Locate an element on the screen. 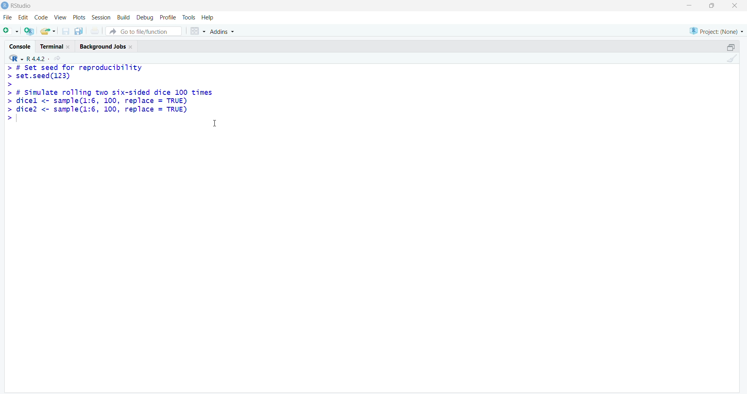 This screenshot has height=394, width=747. copy is located at coordinates (79, 31).